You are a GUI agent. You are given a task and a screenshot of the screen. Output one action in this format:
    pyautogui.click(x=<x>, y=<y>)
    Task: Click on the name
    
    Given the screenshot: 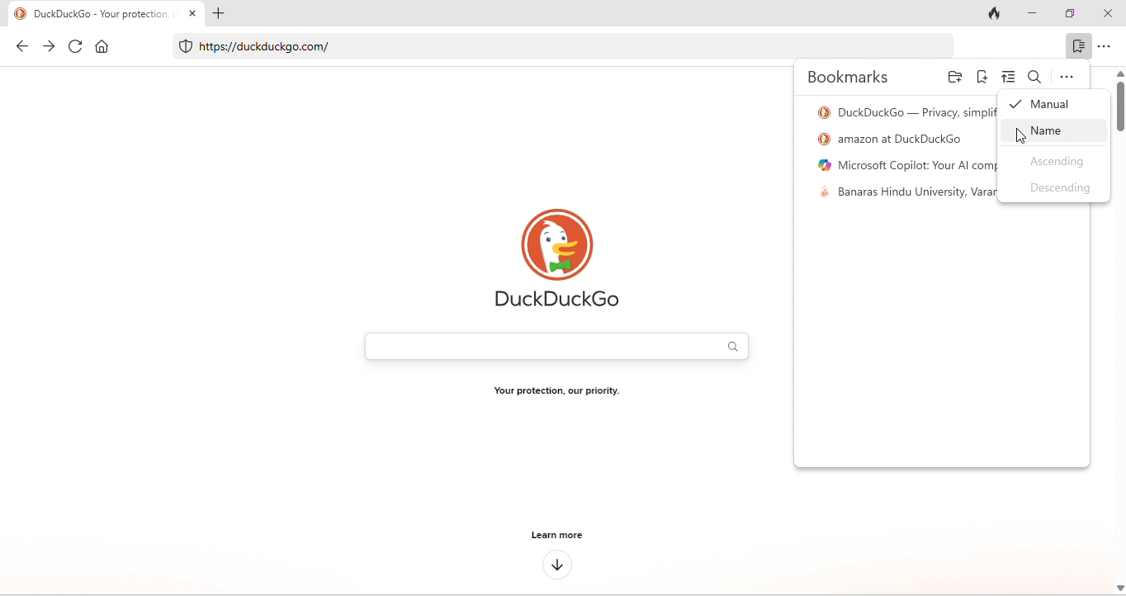 What is the action you would take?
    pyautogui.click(x=1052, y=133)
    